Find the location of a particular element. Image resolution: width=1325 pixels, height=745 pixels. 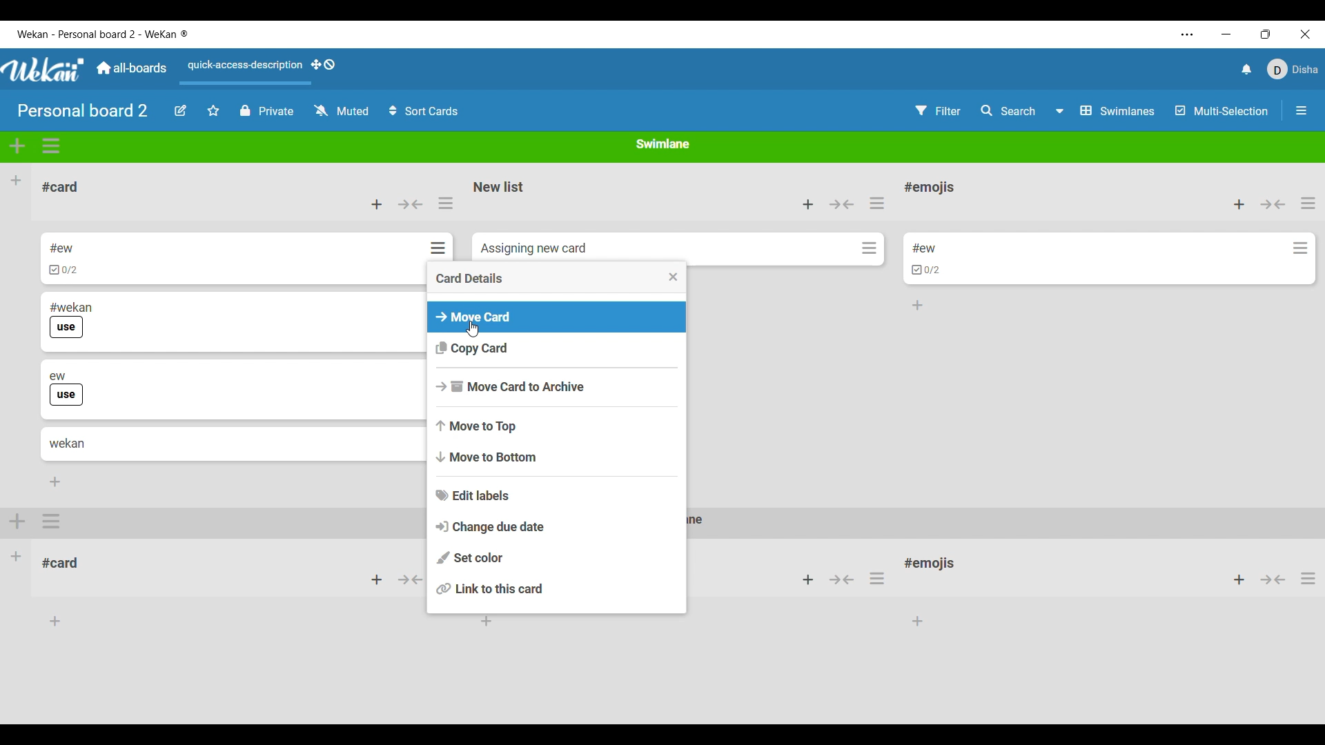

Collapse is located at coordinates (1273, 204).